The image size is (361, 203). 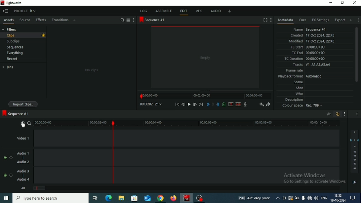 I want to click on Move forward, so click(x=201, y=105).